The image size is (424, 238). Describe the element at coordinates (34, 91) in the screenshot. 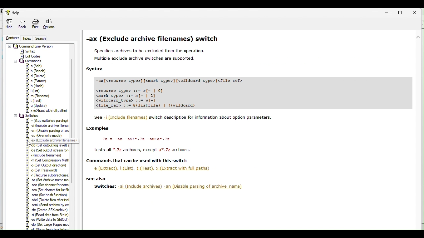

I see `Fst)` at that location.